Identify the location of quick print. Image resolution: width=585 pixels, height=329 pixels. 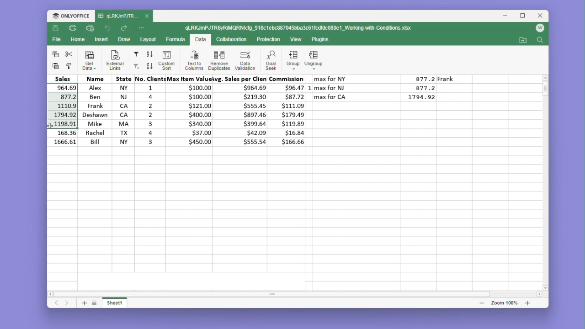
(90, 28).